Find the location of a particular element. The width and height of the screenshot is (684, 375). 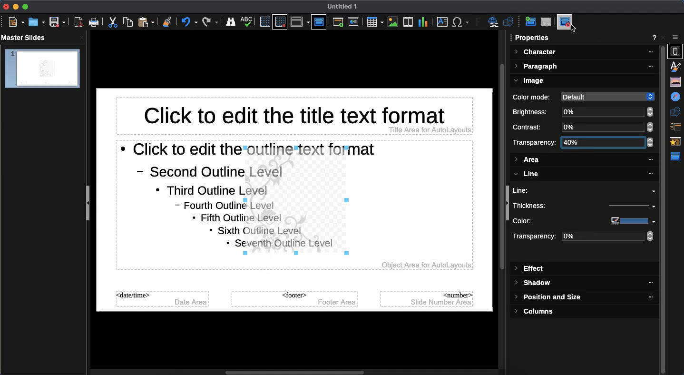

''' is located at coordinates (645, 297).